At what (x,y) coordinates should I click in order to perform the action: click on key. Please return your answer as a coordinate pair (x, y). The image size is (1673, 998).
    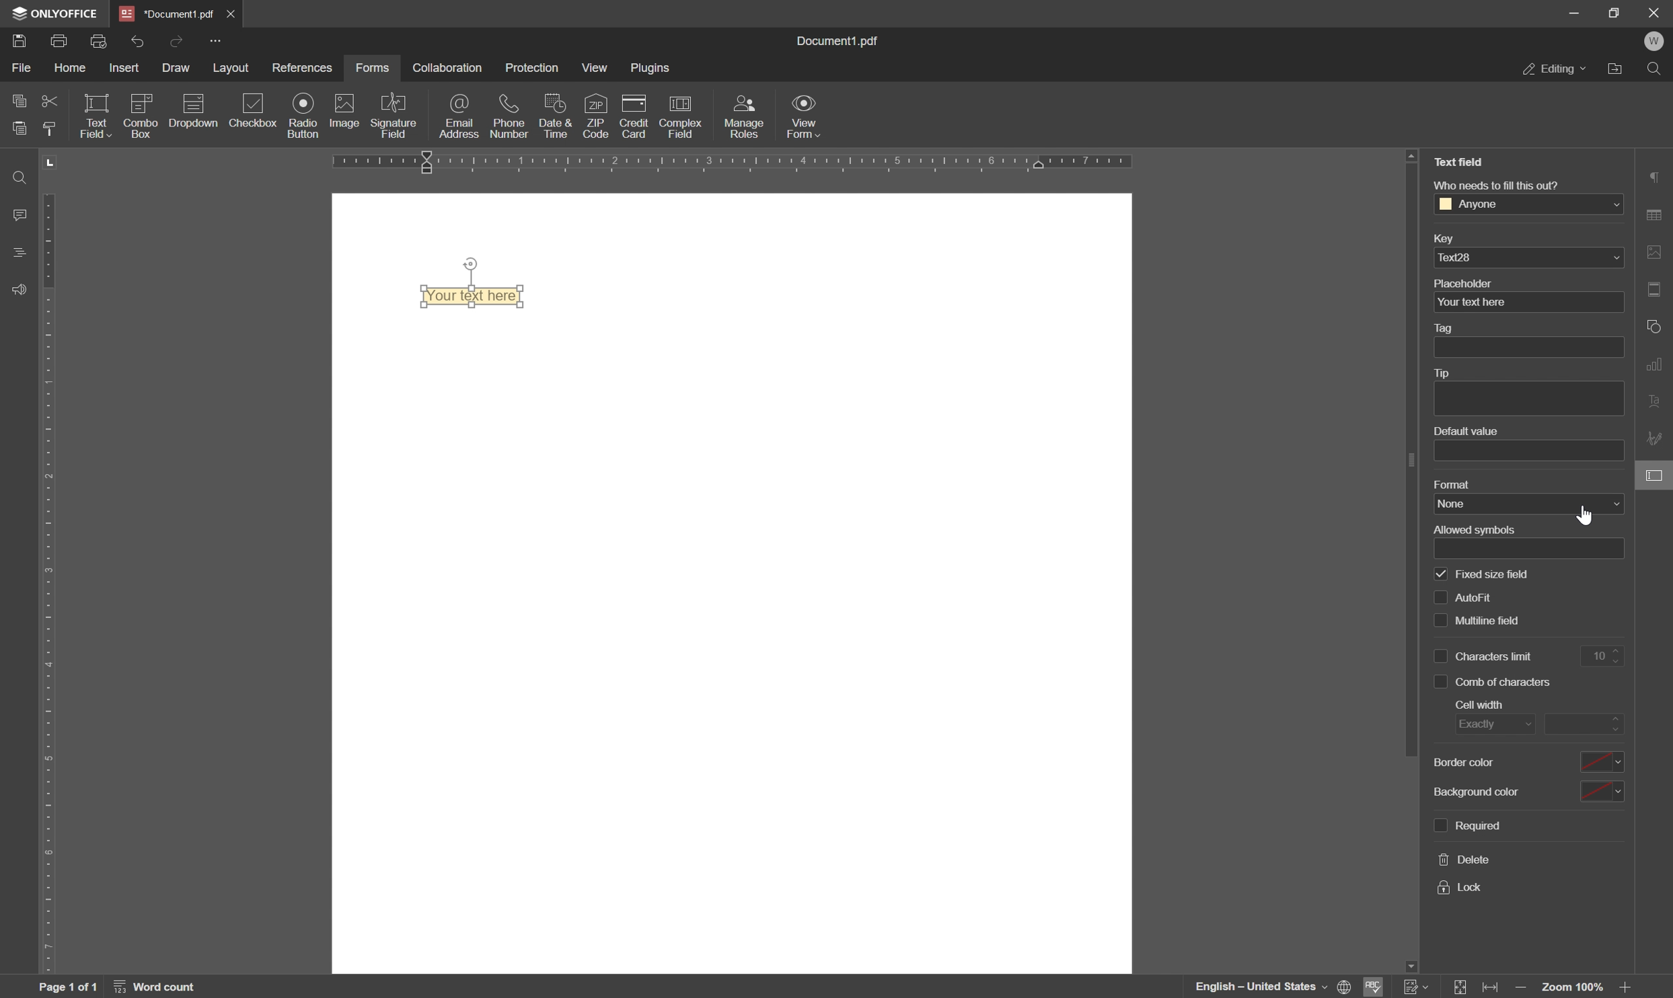
    Looking at the image, I should click on (1446, 237).